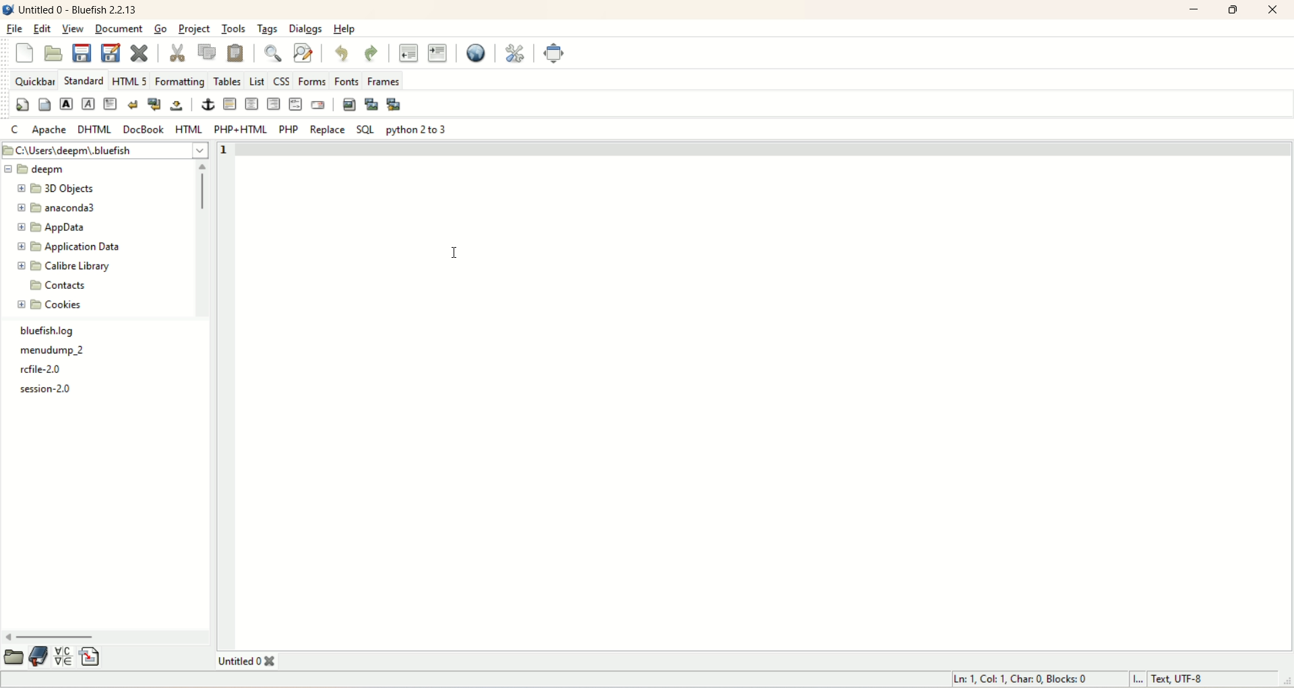  What do you see at coordinates (416, 129) in the screenshot?
I see `python 2 to 3` at bounding box center [416, 129].